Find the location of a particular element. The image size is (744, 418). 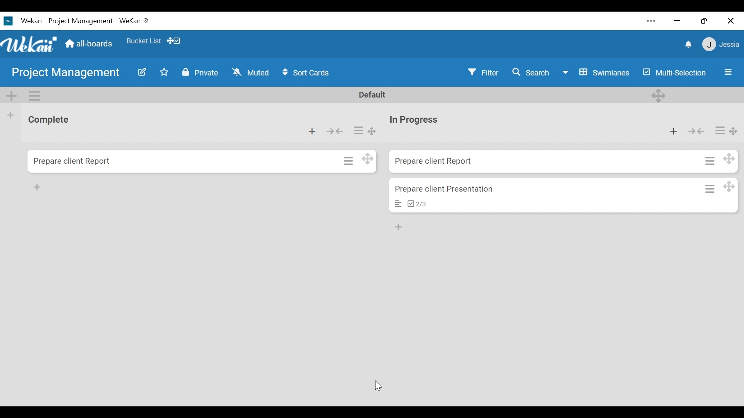

Filter is located at coordinates (482, 73).